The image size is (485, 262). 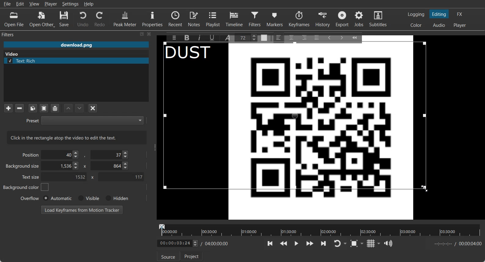 What do you see at coordinates (186, 38) in the screenshot?
I see `Bold` at bounding box center [186, 38].